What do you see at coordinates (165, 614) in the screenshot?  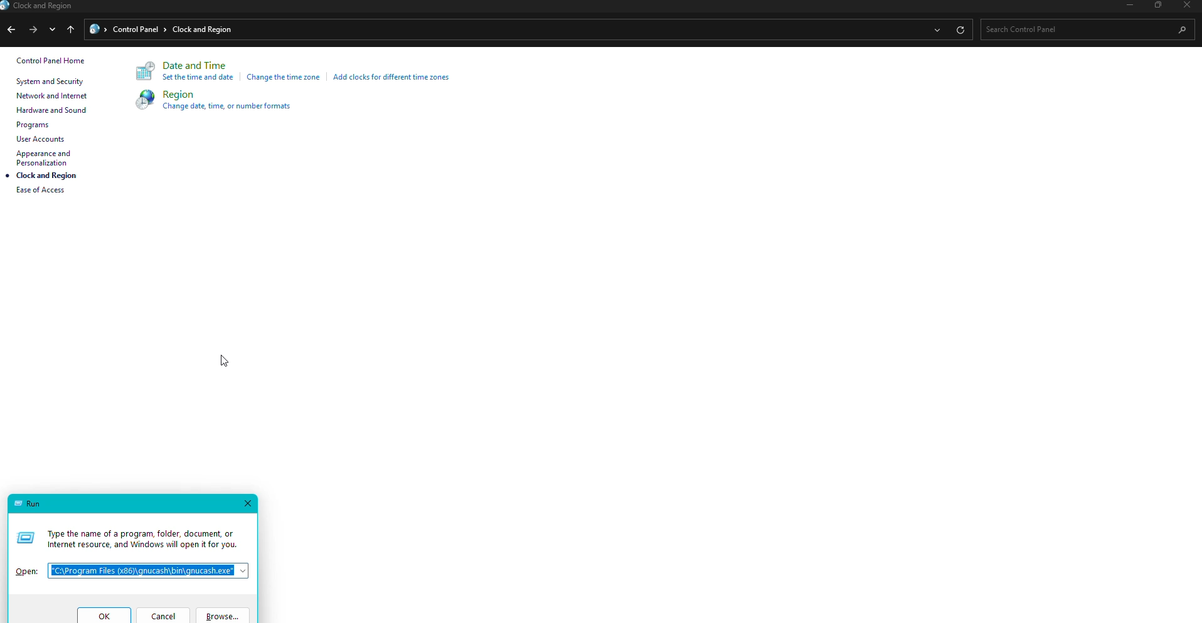 I see `Cancel` at bounding box center [165, 614].